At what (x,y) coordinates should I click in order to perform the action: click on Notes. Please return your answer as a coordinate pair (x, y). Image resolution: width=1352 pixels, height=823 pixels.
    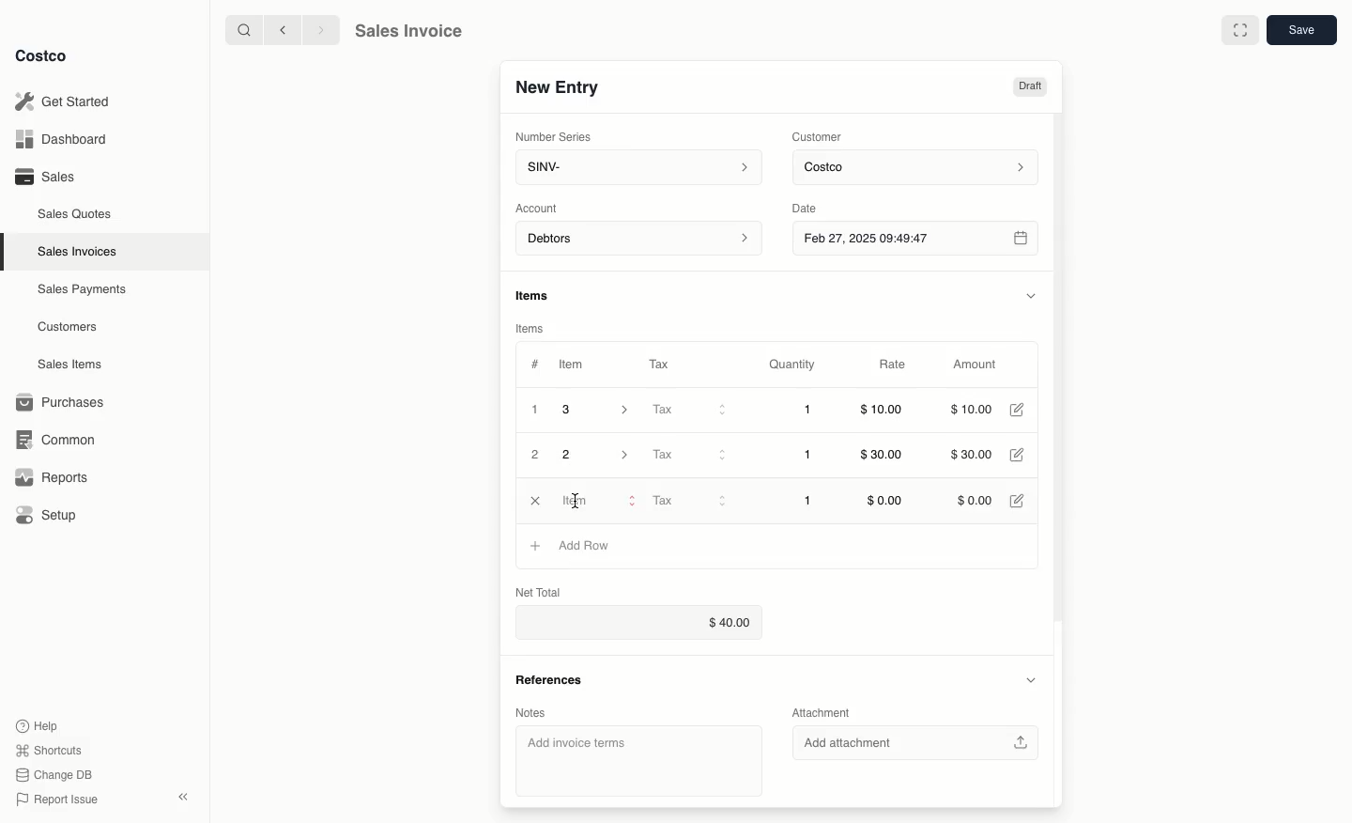
    Looking at the image, I should click on (538, 714).